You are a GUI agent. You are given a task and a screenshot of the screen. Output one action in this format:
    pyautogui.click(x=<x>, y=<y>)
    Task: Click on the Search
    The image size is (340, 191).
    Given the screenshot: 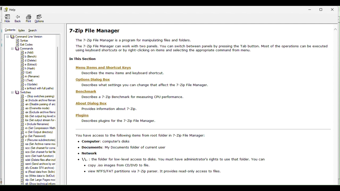 What is the action you would take?
    pyautogui.click(x=35, y=30)
    